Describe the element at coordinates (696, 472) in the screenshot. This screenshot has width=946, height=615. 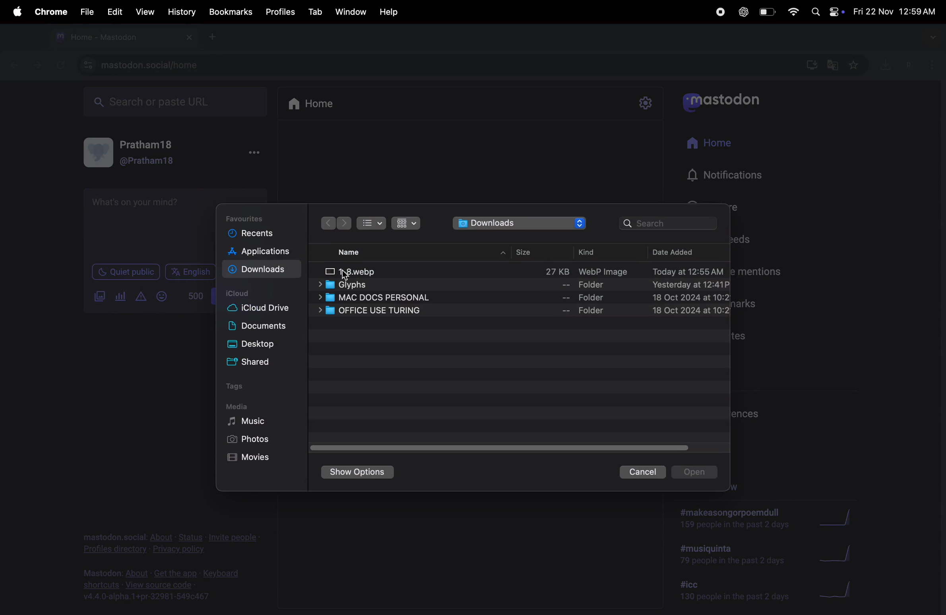
I see `open` at that location.